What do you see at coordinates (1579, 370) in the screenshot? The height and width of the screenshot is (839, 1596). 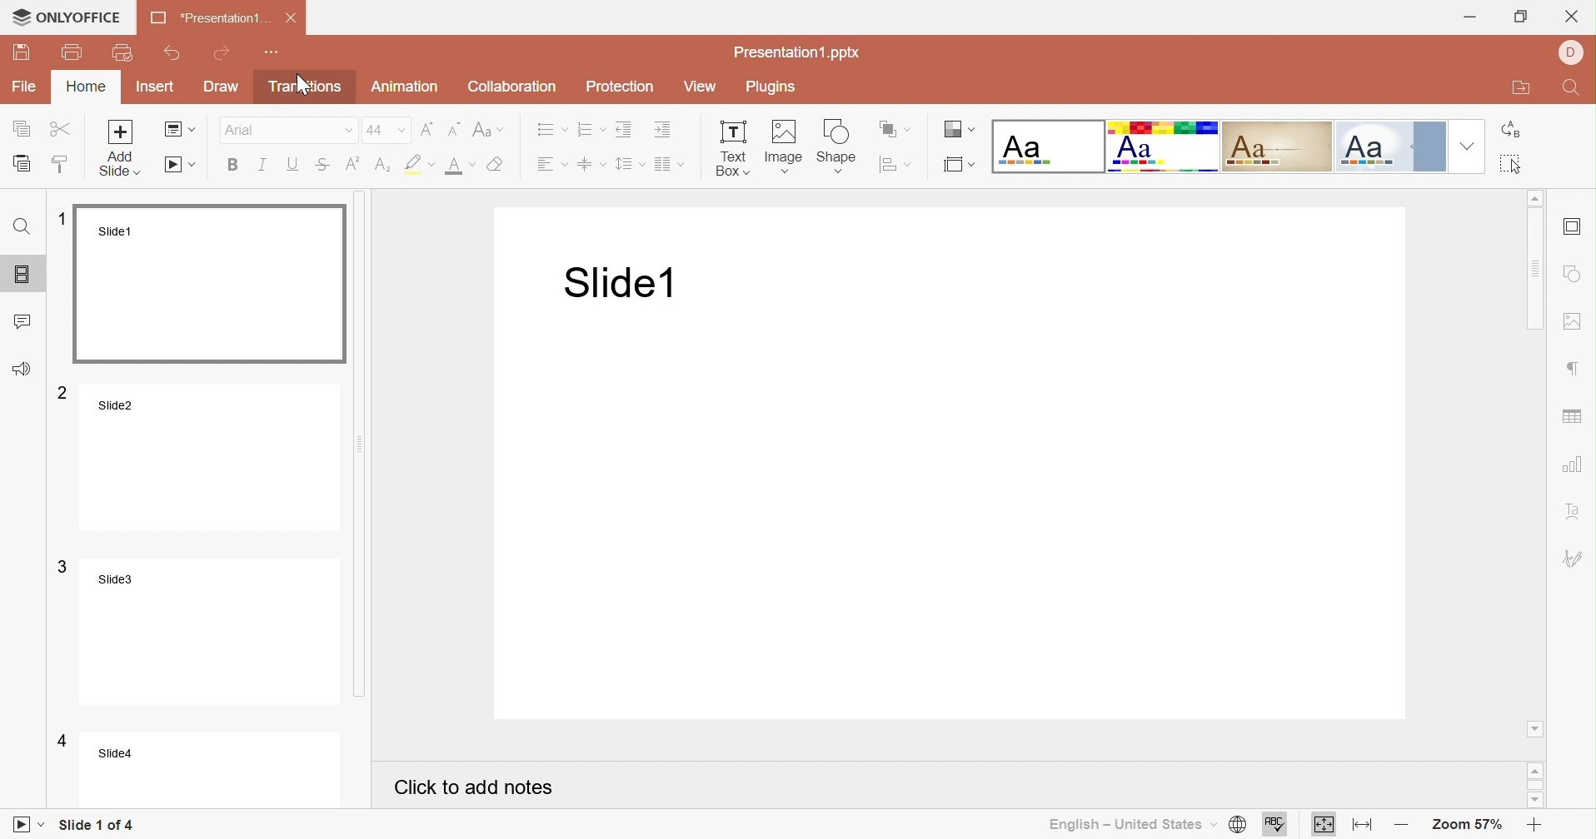 I see `Paragraph settings` at bounding box center [1579, 370].